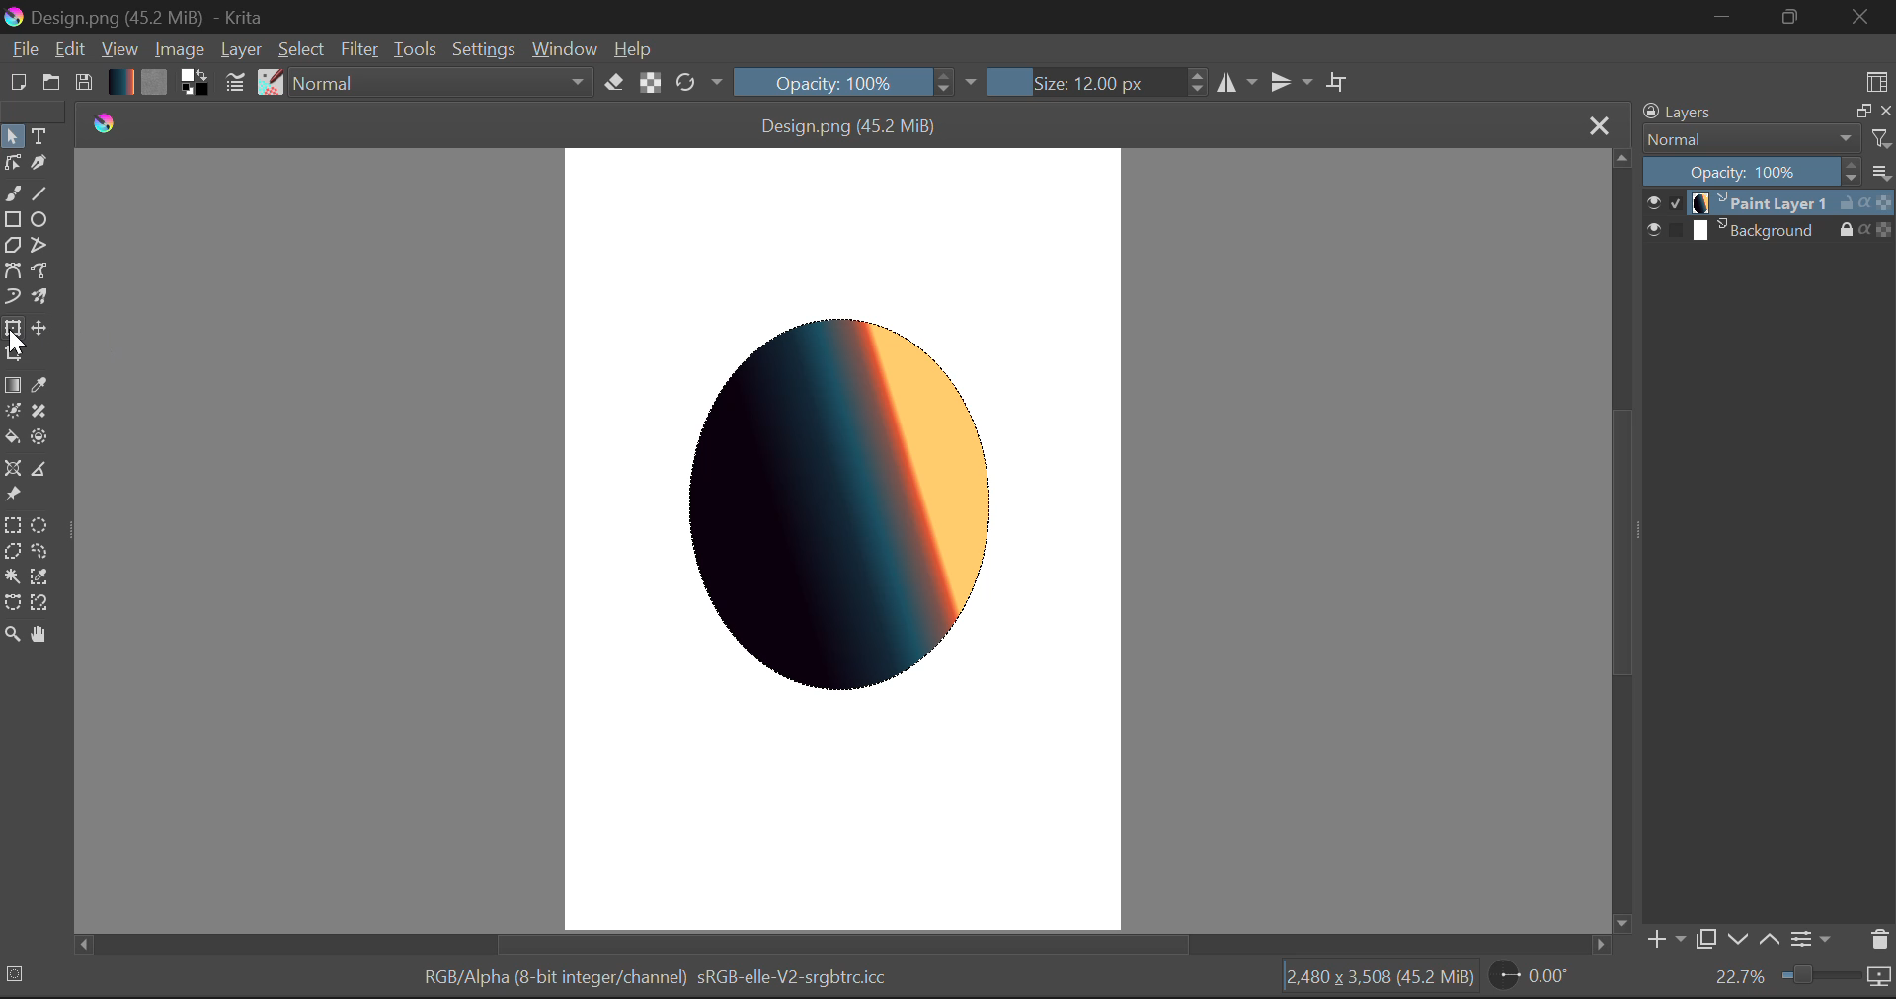  I want to click on Measurement, so click(40, 471).